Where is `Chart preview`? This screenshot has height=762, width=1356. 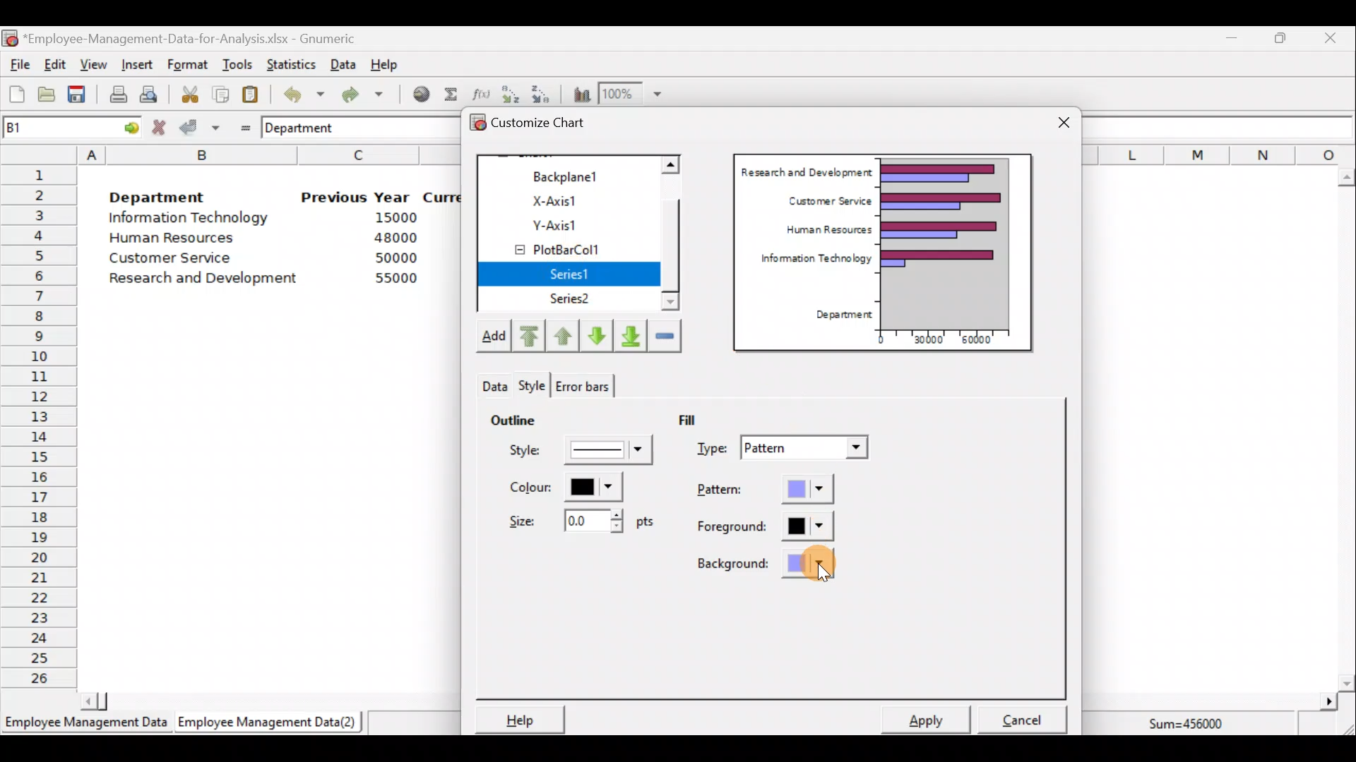
Chart preview is located at coordinates (954, 243).